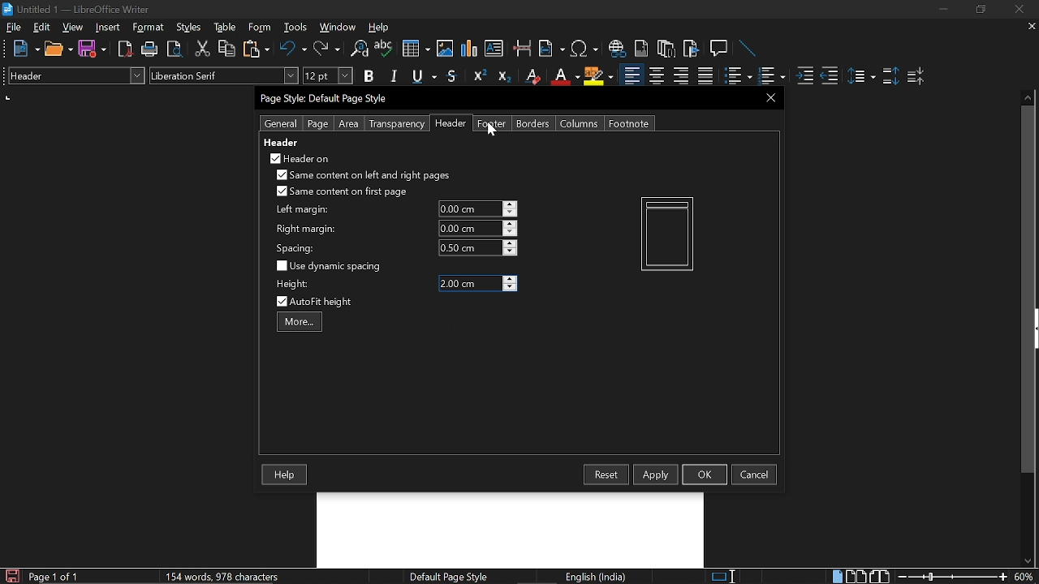  I want to click on decrease right margin, so click(511, 234).